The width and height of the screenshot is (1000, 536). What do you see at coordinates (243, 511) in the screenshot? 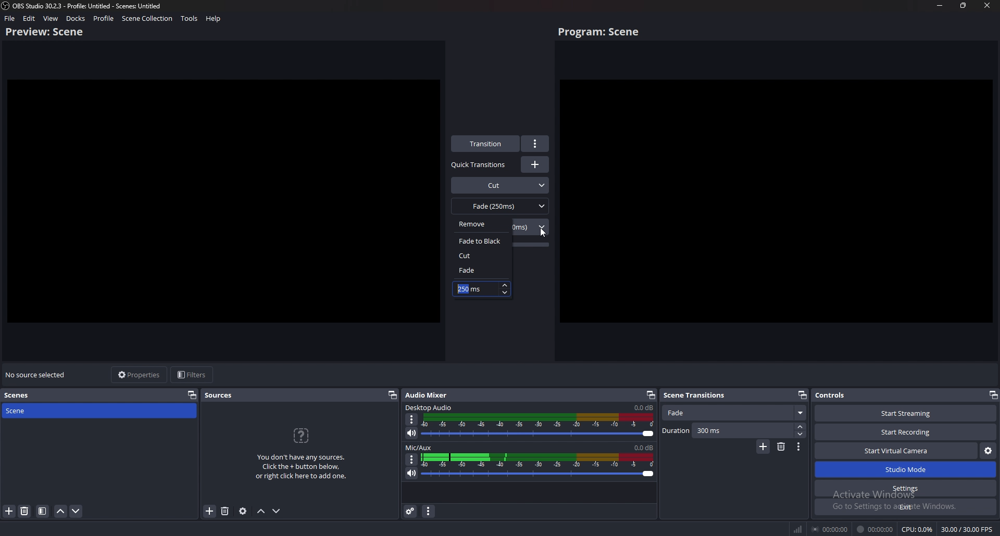
I see `Sources settings` at bounding box center [243, 511].